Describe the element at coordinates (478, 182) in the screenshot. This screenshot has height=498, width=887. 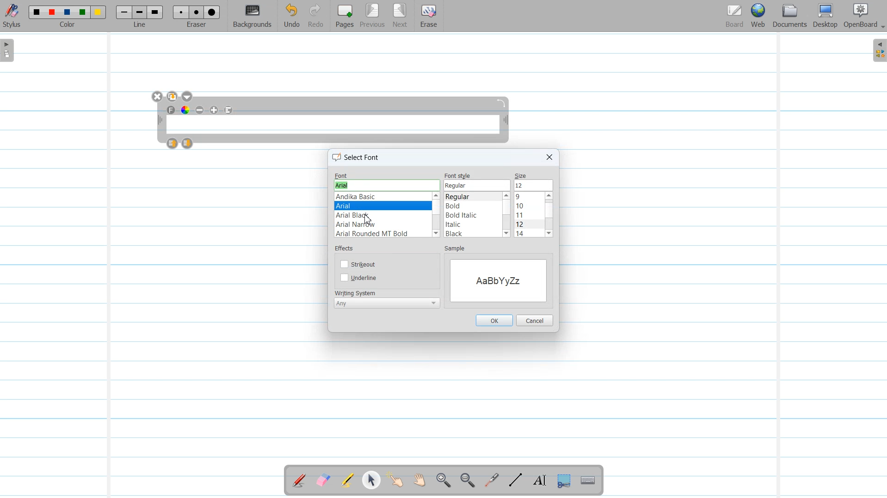
I see `Font style name` at that location.